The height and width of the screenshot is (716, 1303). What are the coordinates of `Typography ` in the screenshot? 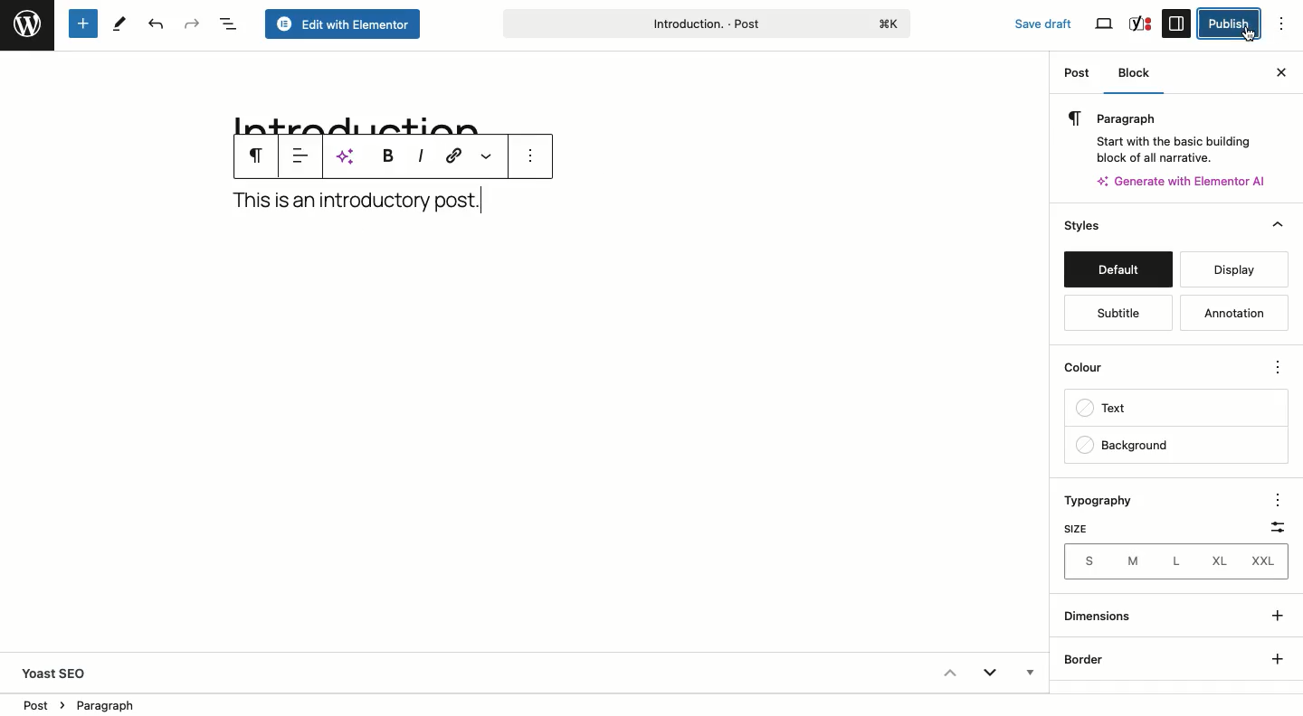 It's located at (1107, 502).